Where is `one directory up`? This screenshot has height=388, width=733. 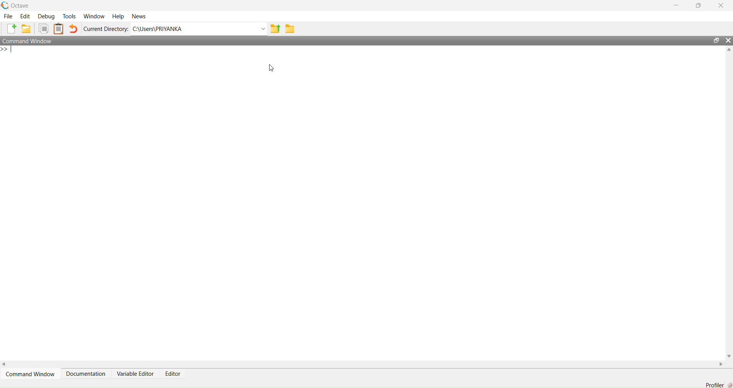
one directory up is located at coordinates (275, 28).